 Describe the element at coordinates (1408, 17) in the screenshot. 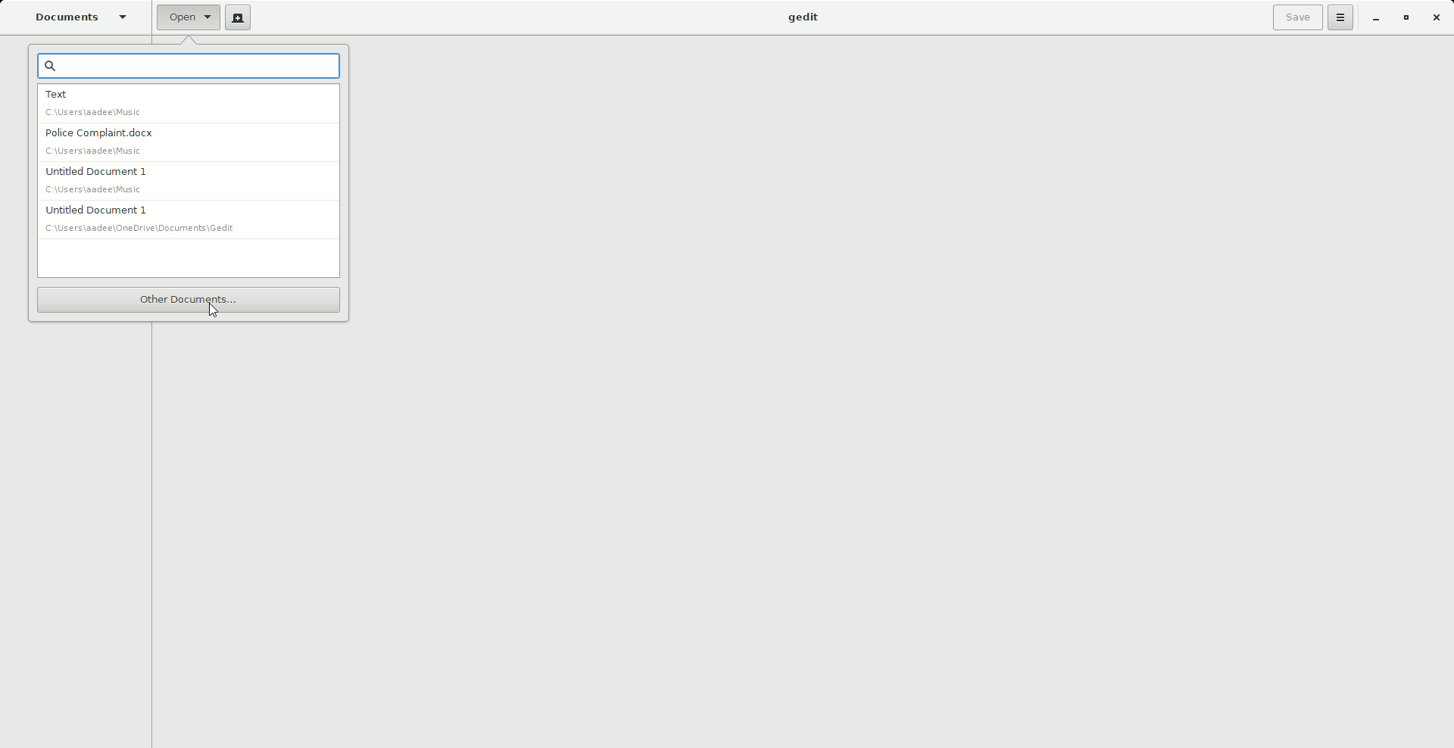

I see `Restore` at that location.